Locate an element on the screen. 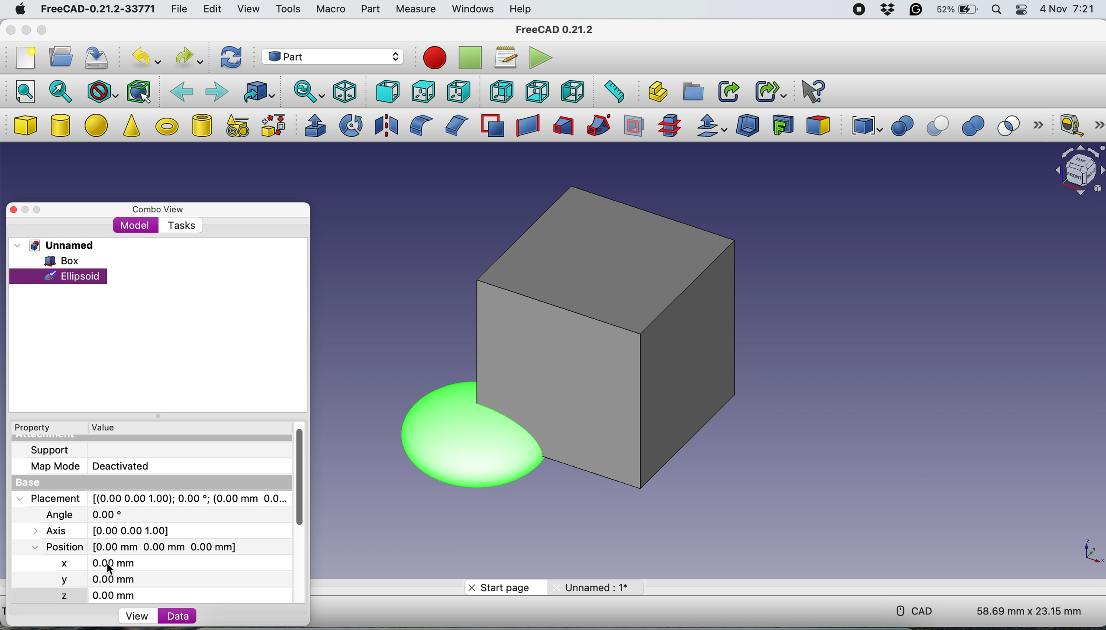 This screenshot has height=630, width=1106. cursor is located at coordinates (109, 569).